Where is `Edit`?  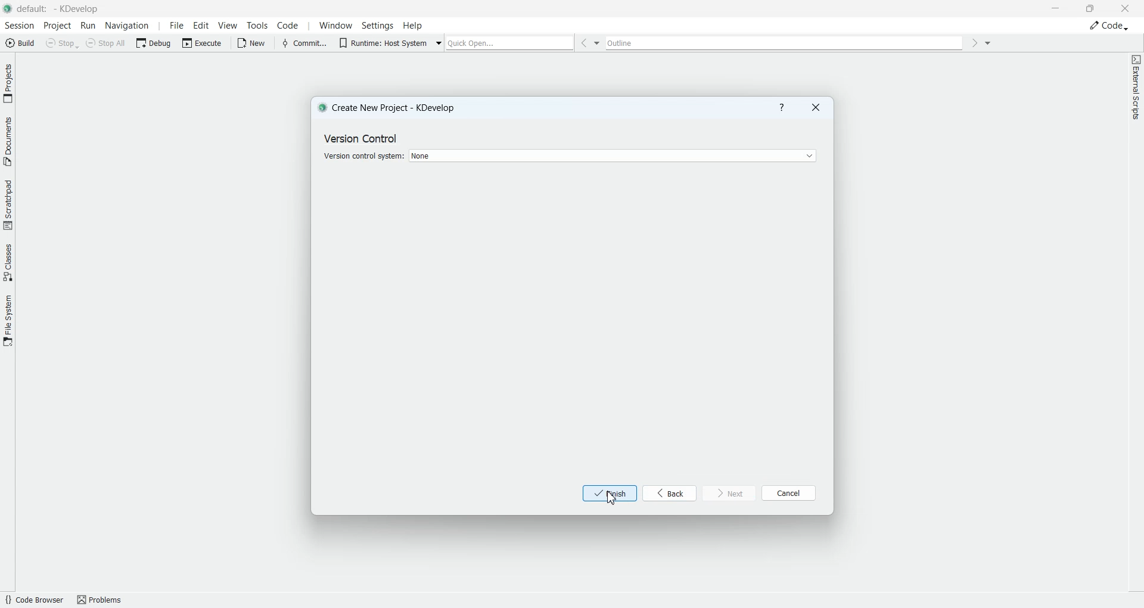
Edit is located at coordinates (201, 25).